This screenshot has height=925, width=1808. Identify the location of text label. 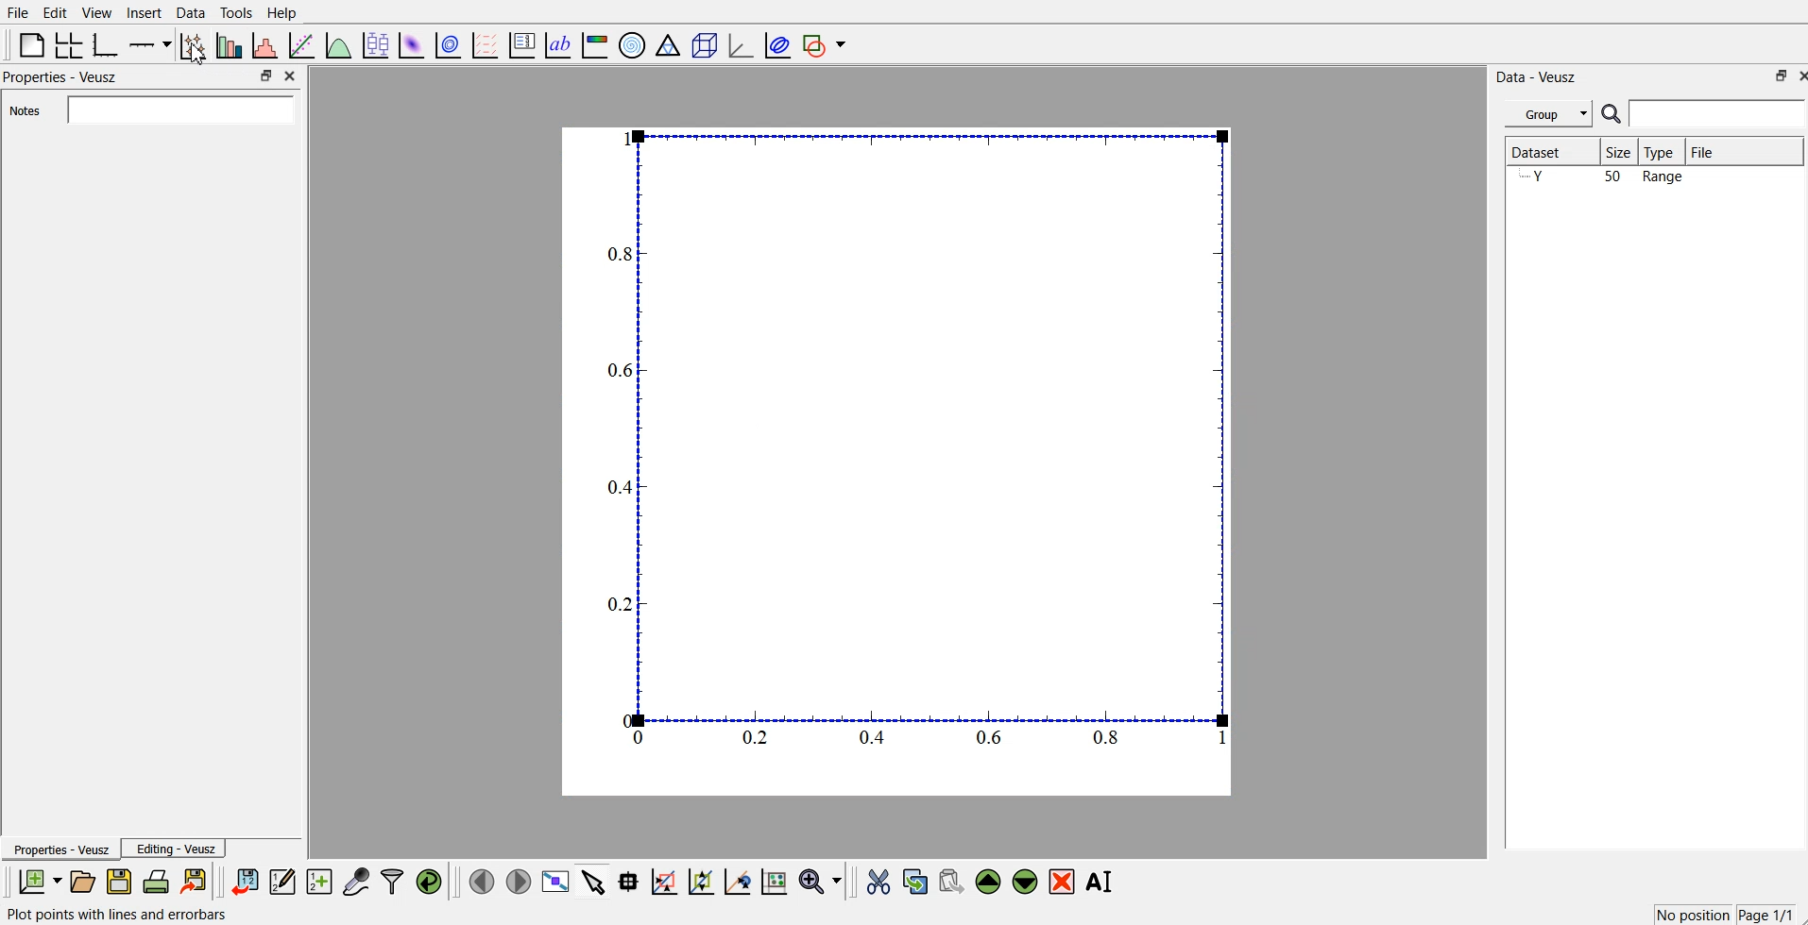
(558, 43).